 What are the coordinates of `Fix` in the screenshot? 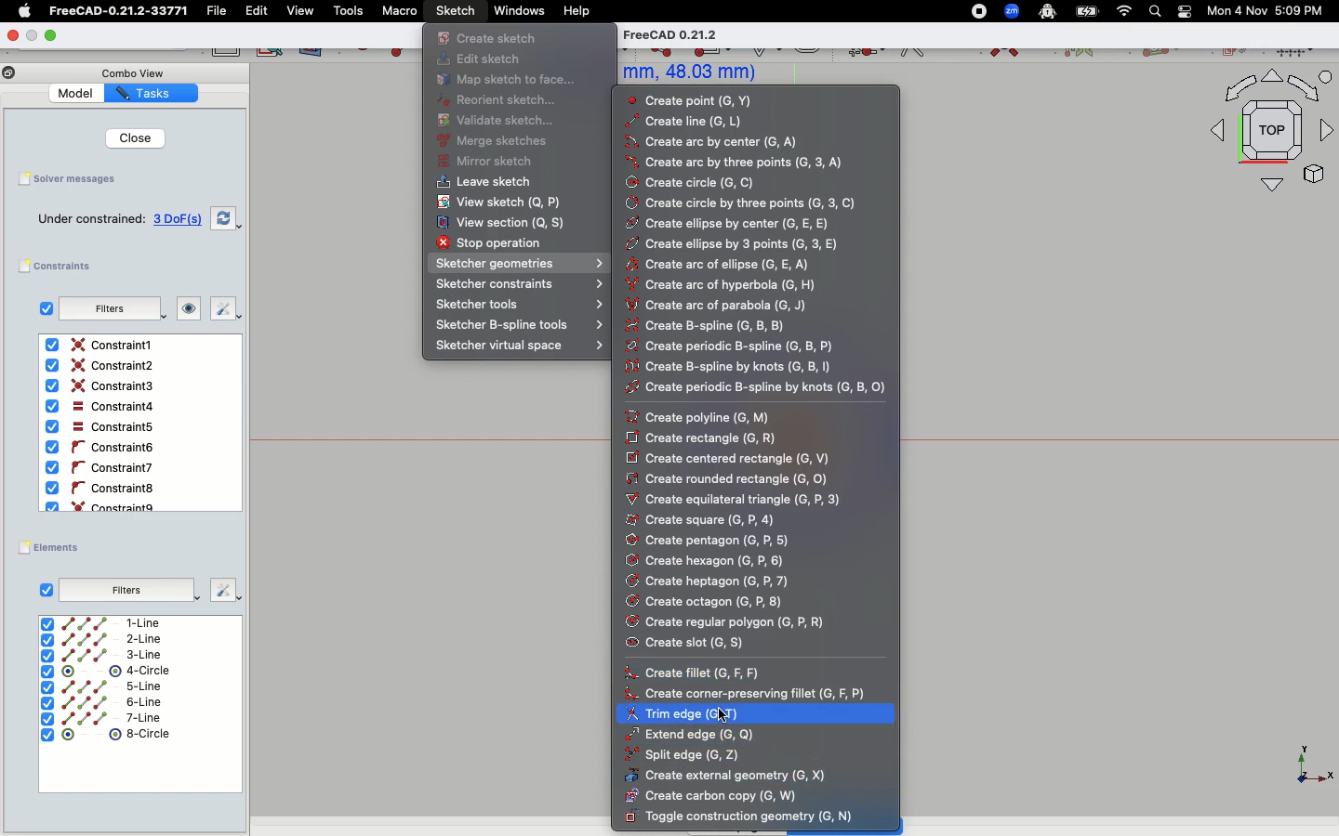 It's located at (223, 309).